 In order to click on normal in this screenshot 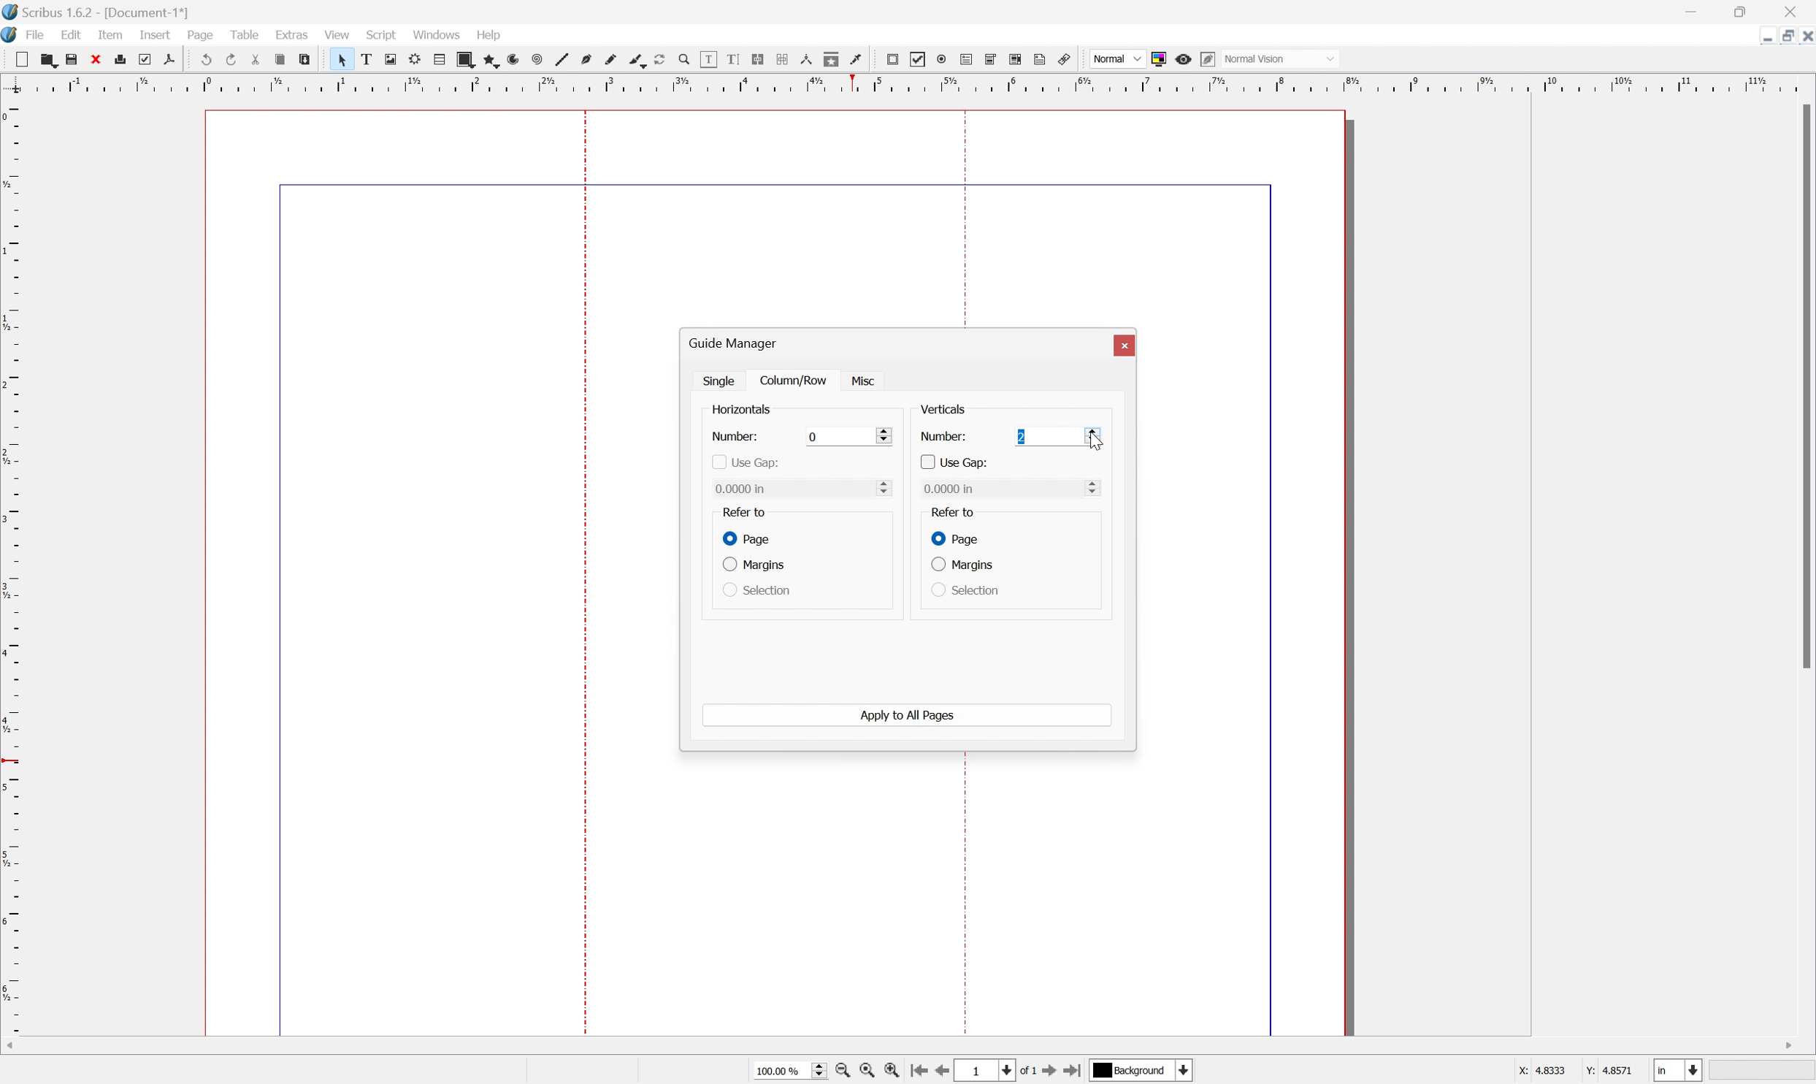, I will do `click(1117, 58)`.